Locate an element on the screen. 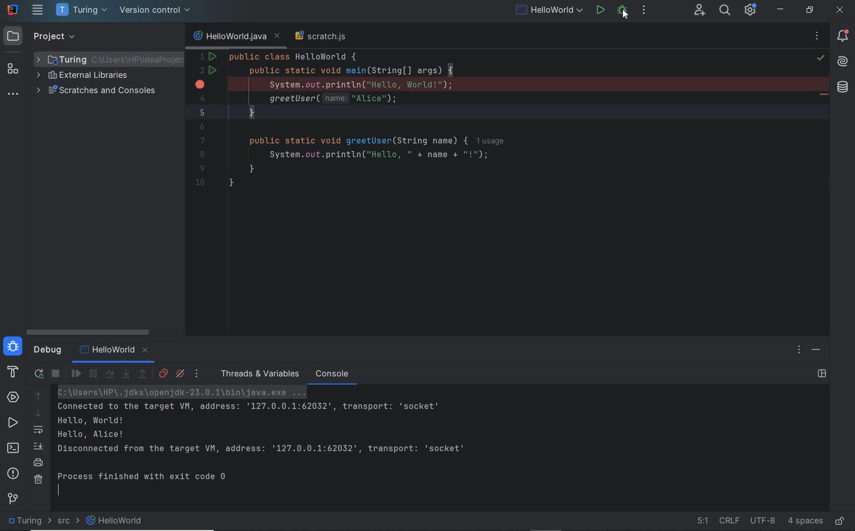 This screenshot has width=855, height=531. step through process finished successfully is located at coordinates (291, 443).